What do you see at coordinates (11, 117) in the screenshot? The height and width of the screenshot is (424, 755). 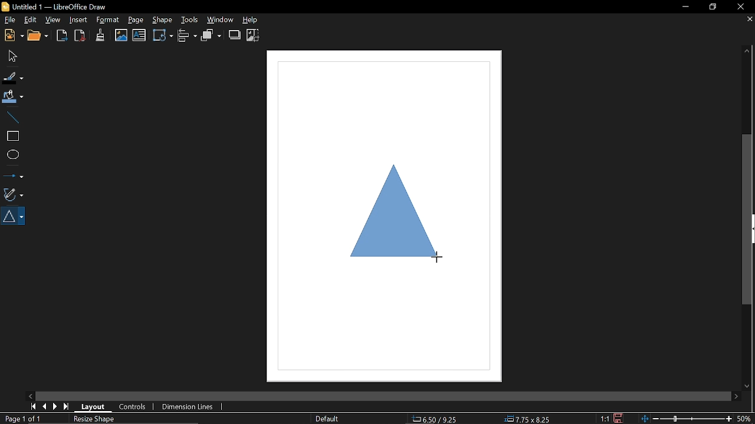 I see `Line` at bounding box center [11, 117].